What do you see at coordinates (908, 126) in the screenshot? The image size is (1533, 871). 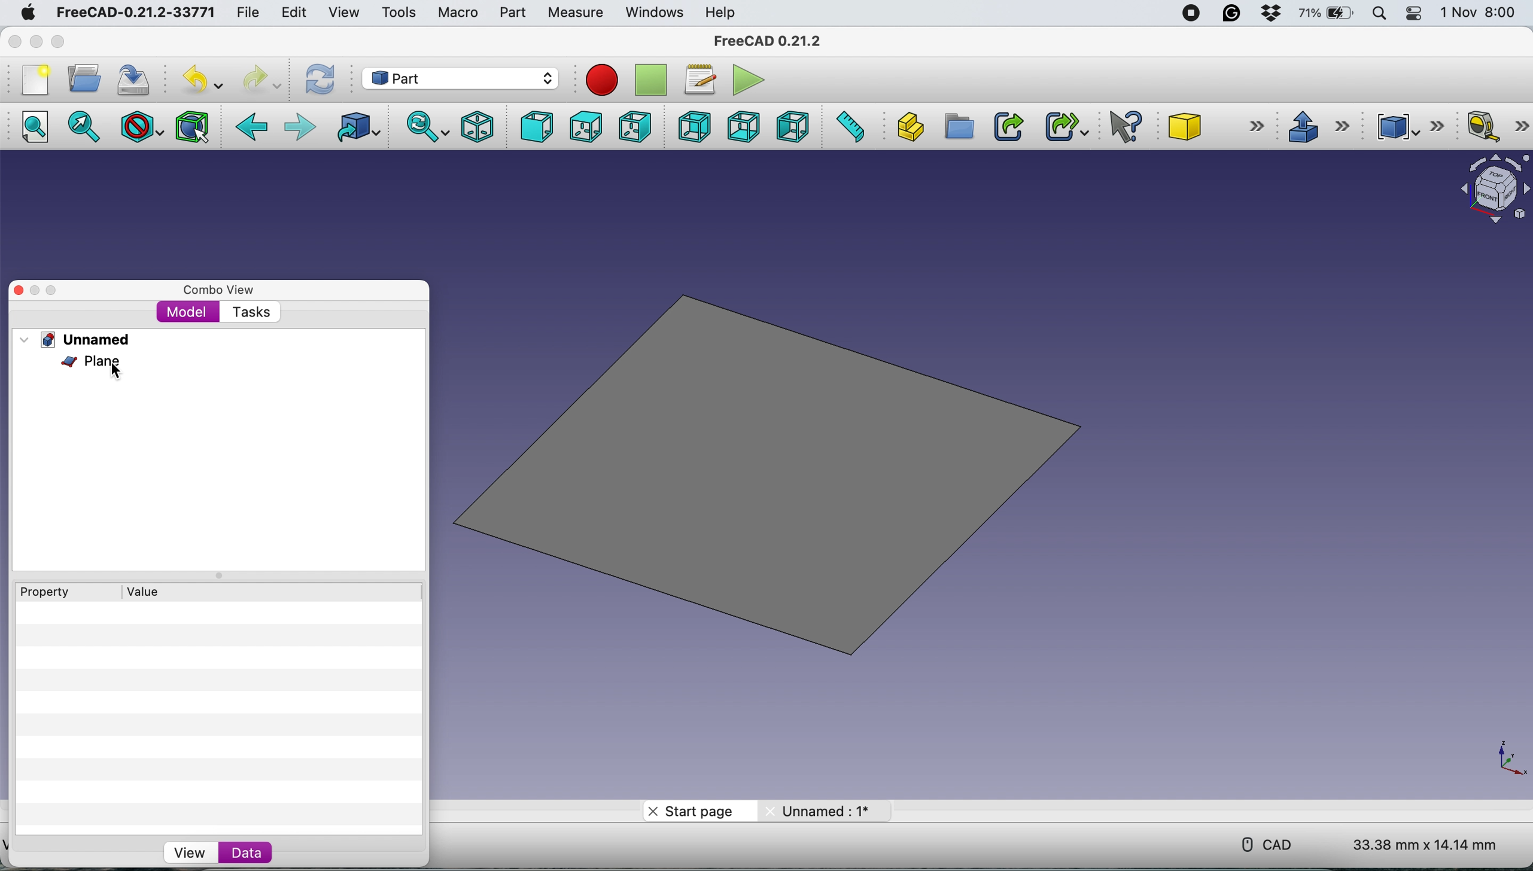 I see `create part` at bounding box center [908, 126].